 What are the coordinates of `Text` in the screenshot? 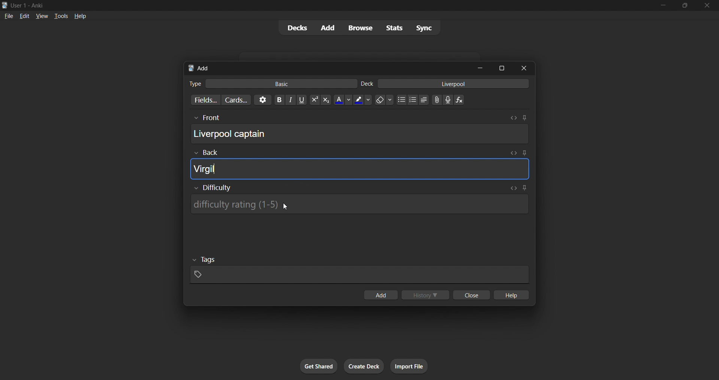 It's located at (195, 84).